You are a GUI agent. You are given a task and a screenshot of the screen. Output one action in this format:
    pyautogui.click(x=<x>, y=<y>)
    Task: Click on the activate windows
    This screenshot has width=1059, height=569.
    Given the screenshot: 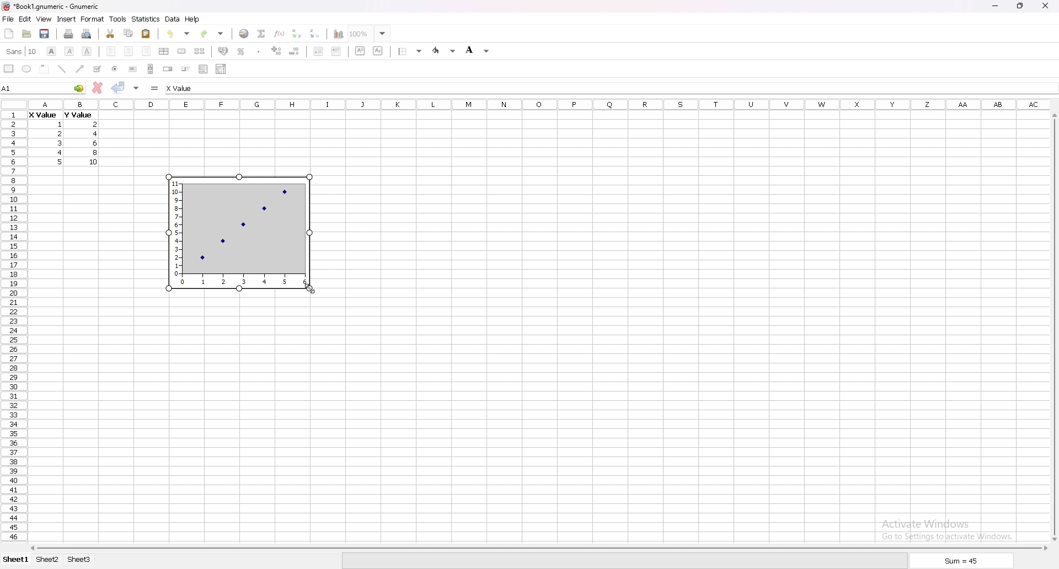 What is the action you would take?
    pyautogui.click(x=951, y=528)
    